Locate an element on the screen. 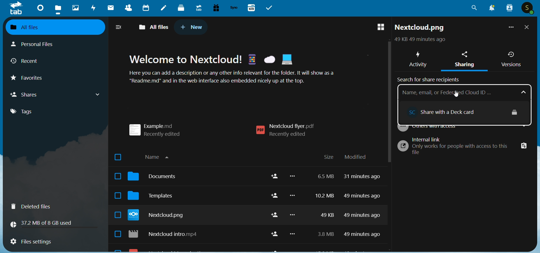  search dropdown is located at coordinates (525, 92).